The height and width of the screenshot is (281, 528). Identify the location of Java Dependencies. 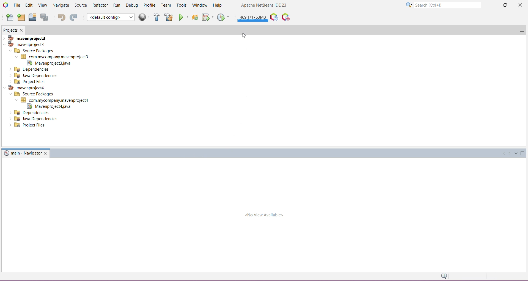
(34, 75).